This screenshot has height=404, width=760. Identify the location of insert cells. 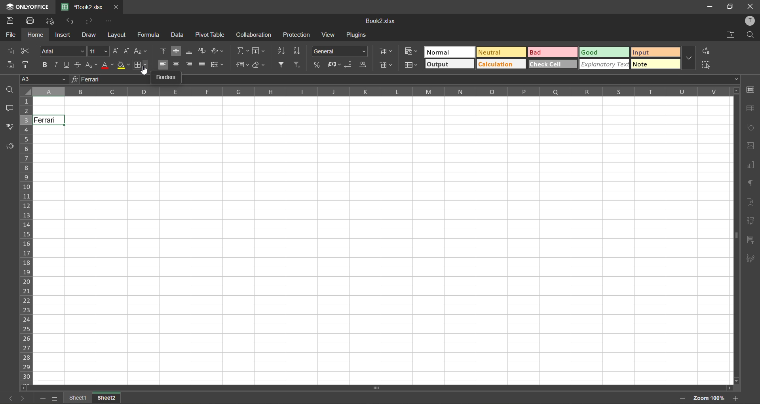
(387, 53).